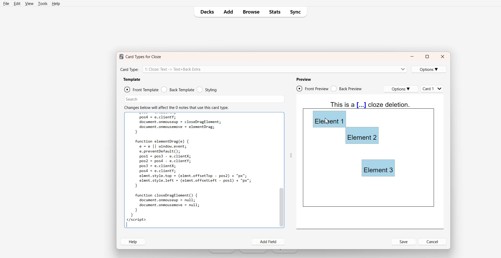 Image resolution: width=501 pixels, height=258 pixels. Describe the element at coordinates (207, 89) in the screenshot. I see `Styling` at that location.